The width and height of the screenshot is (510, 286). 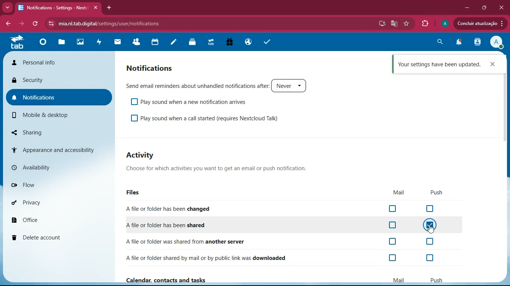 What do you see at coordinates (431, 242) in the screenshot?
I see `off` at bounding box center [431, 242].